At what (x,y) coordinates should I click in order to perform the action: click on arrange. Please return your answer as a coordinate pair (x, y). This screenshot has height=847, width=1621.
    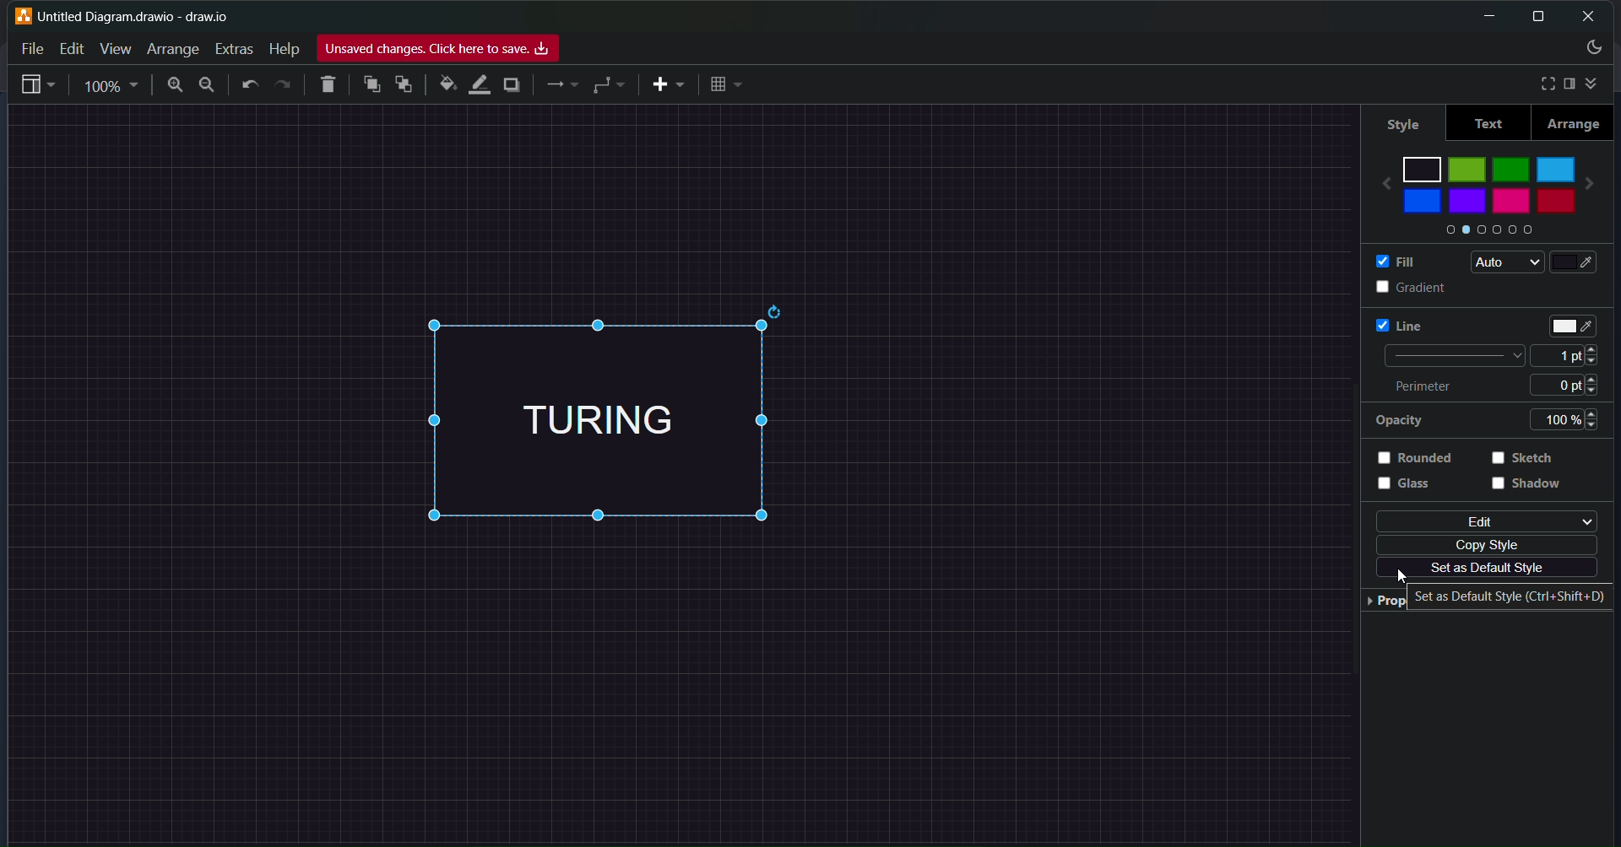
    Looking at the image, I should click on (1575, 123).